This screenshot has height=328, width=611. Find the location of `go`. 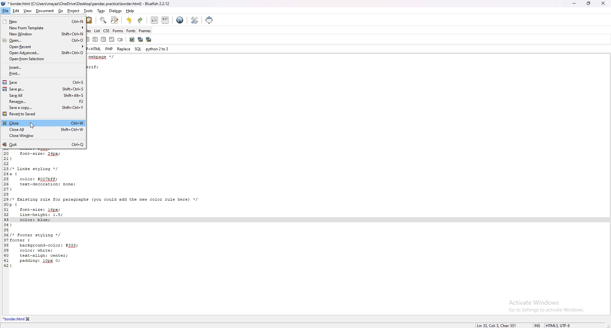

go is located at coordinates (61, 11).